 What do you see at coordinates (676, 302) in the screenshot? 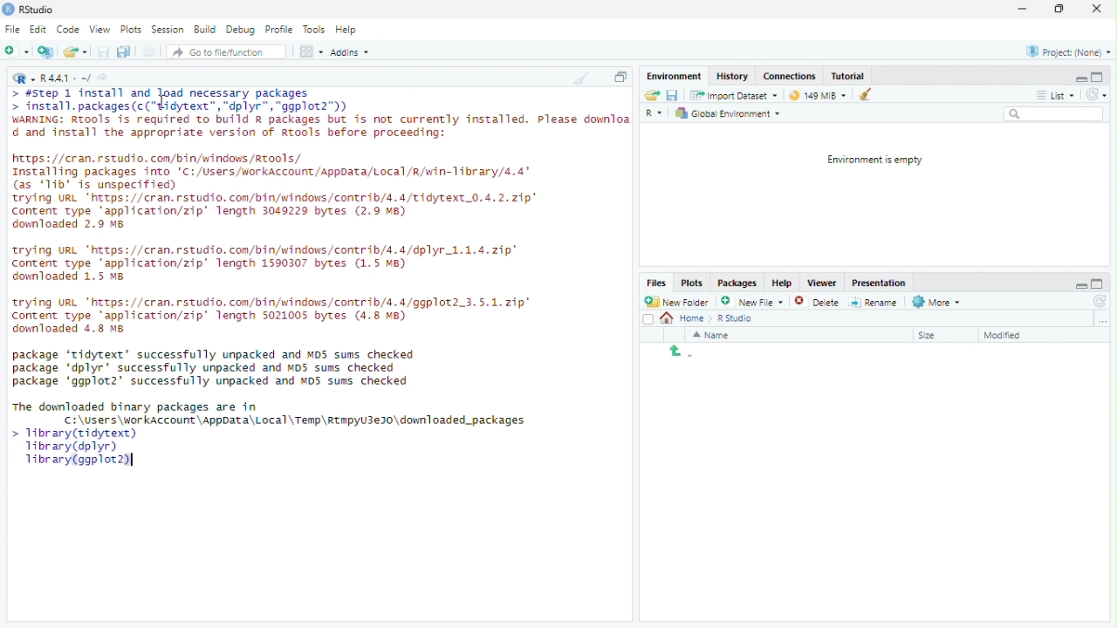
I see `New Folder` at bounding box center [676, 302].